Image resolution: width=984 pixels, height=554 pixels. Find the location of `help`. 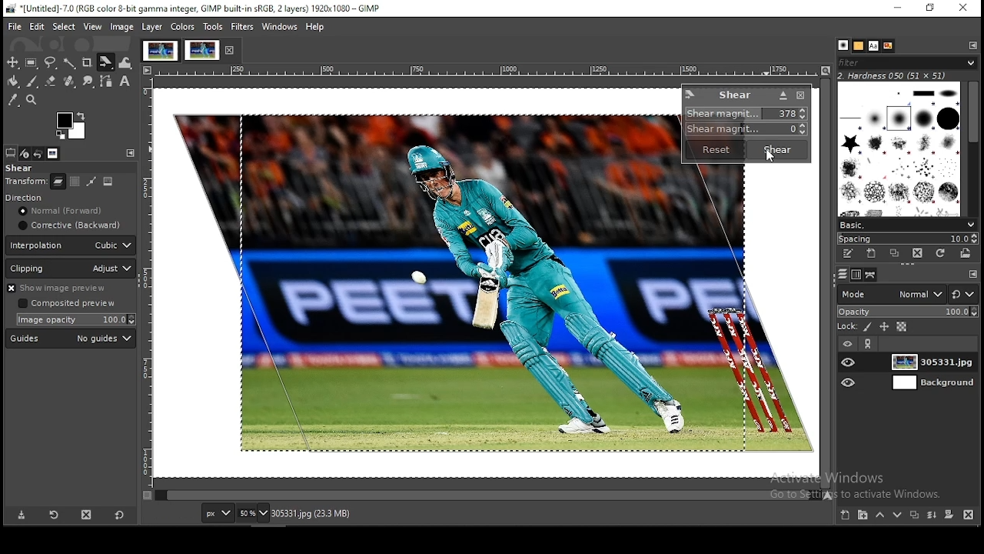

help is located at coordinates (316, 27).